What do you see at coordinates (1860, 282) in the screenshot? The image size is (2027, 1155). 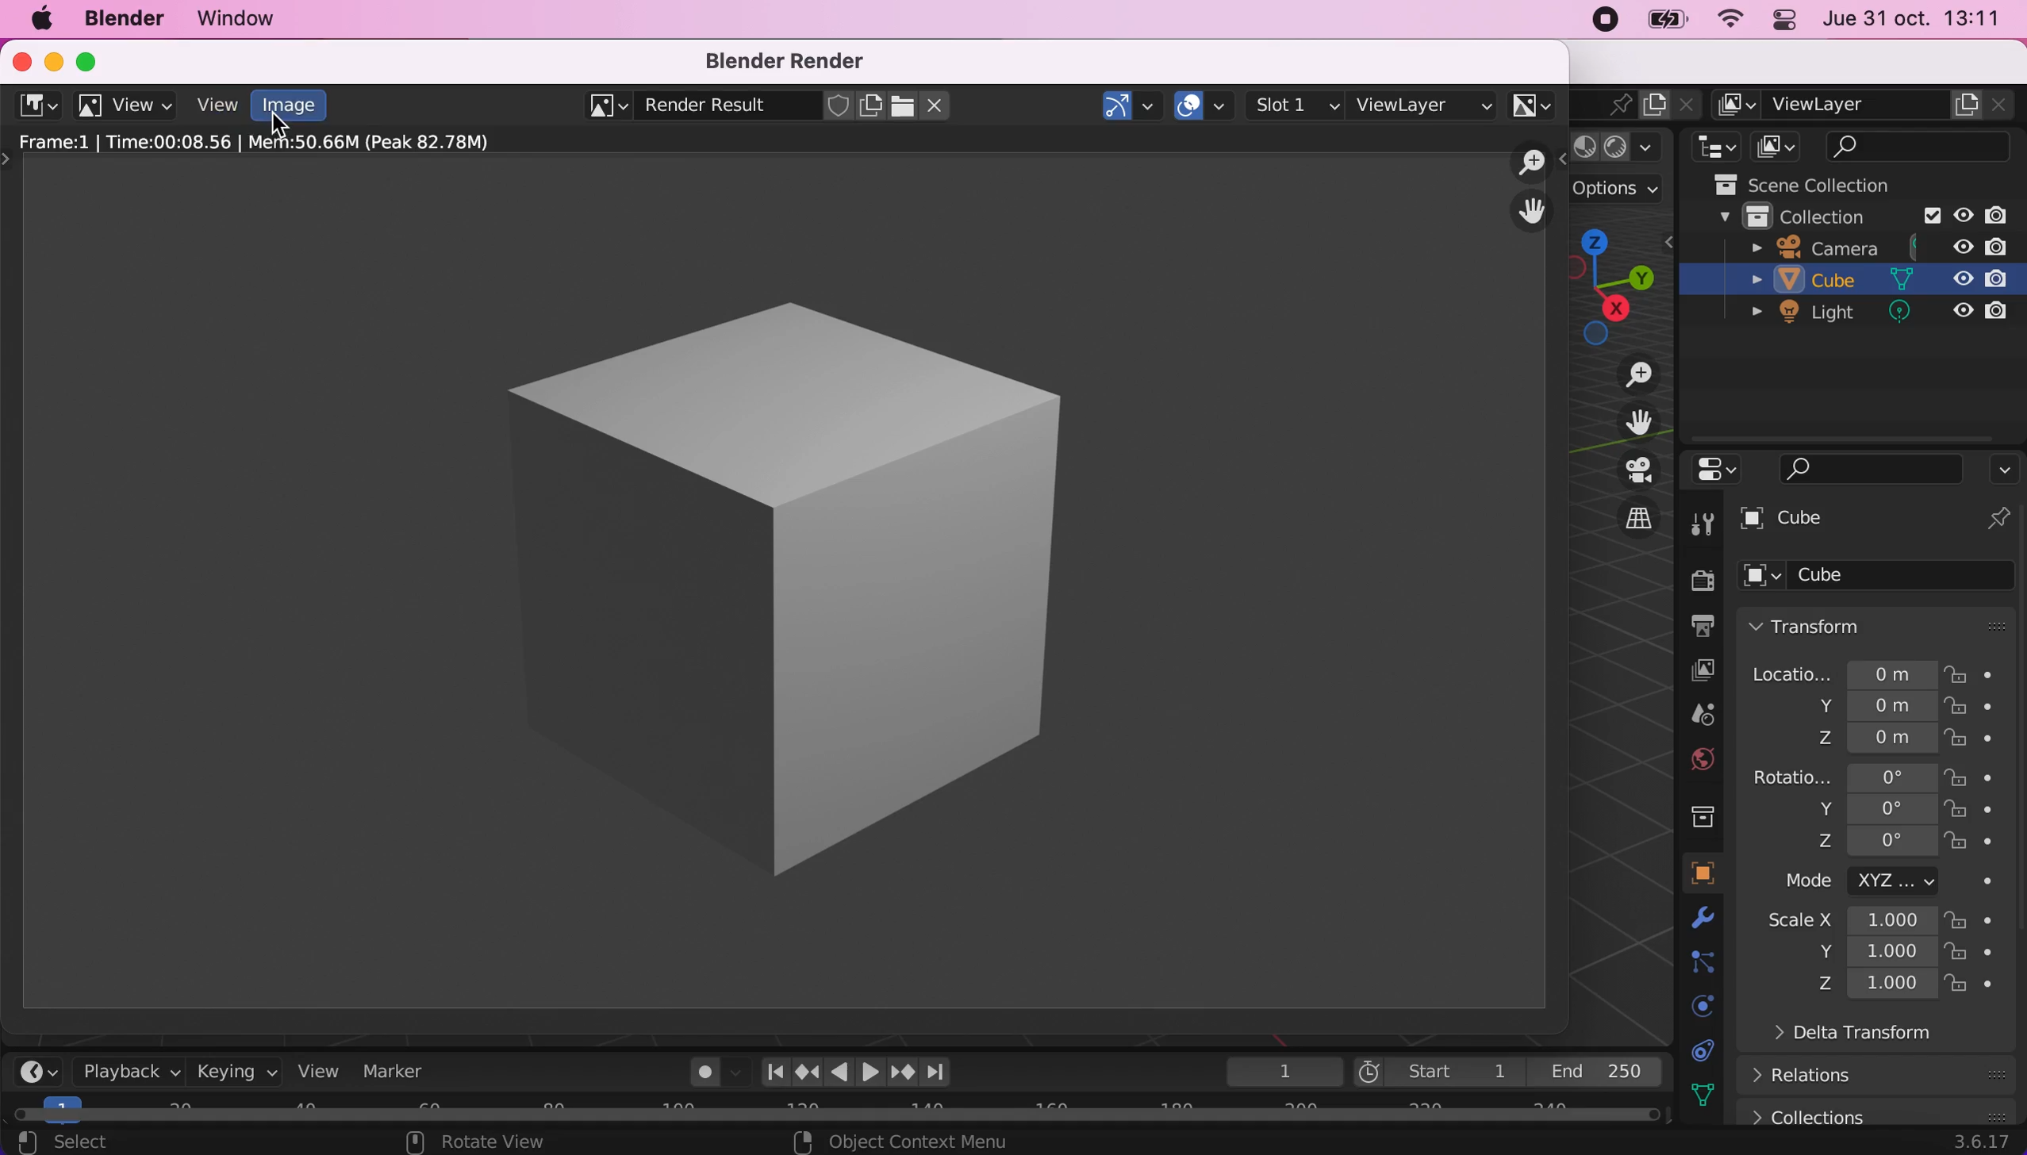 I see `cube` at bounding box center [1860, 282].